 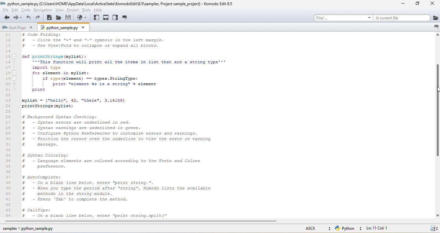 I want to click on undo, so click(x=29, y=18).